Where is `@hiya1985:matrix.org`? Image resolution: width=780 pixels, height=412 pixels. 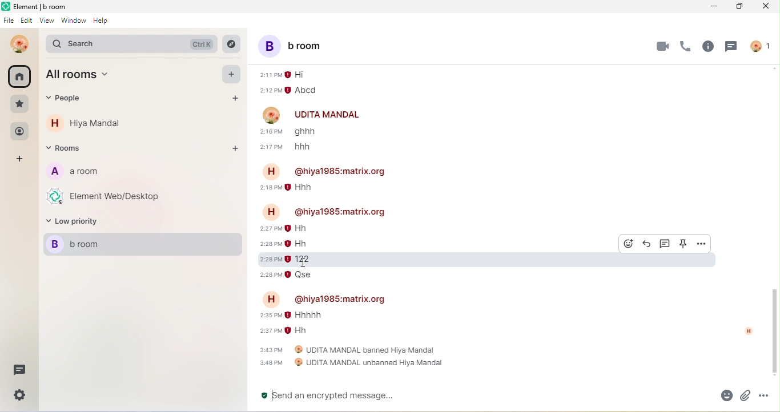 @hiya1985:matrix.org is located at coordinates (340, 171).